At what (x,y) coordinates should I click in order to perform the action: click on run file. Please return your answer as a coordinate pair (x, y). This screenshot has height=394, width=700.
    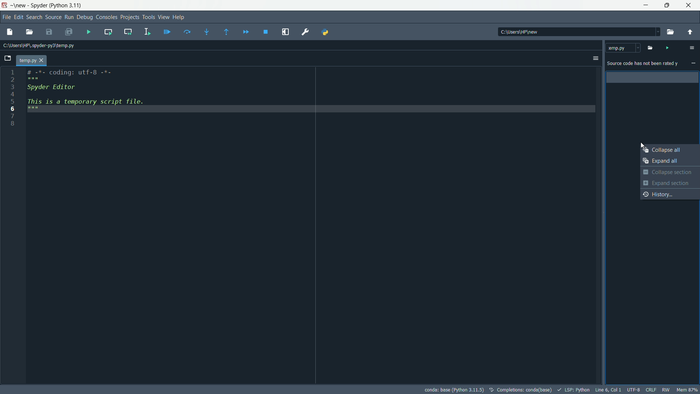
    Looking at the image, I should click on (89, 32).